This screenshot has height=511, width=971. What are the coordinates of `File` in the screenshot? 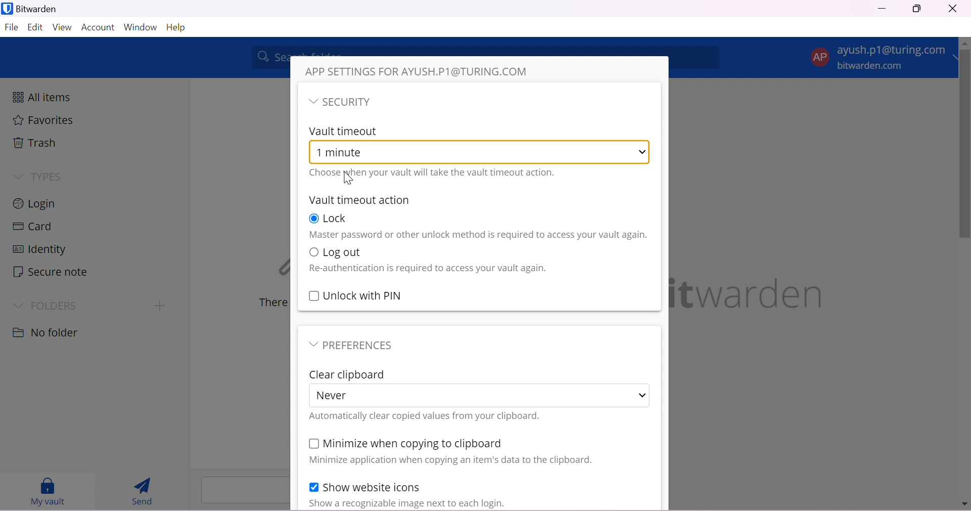 It's located at (11, 29).